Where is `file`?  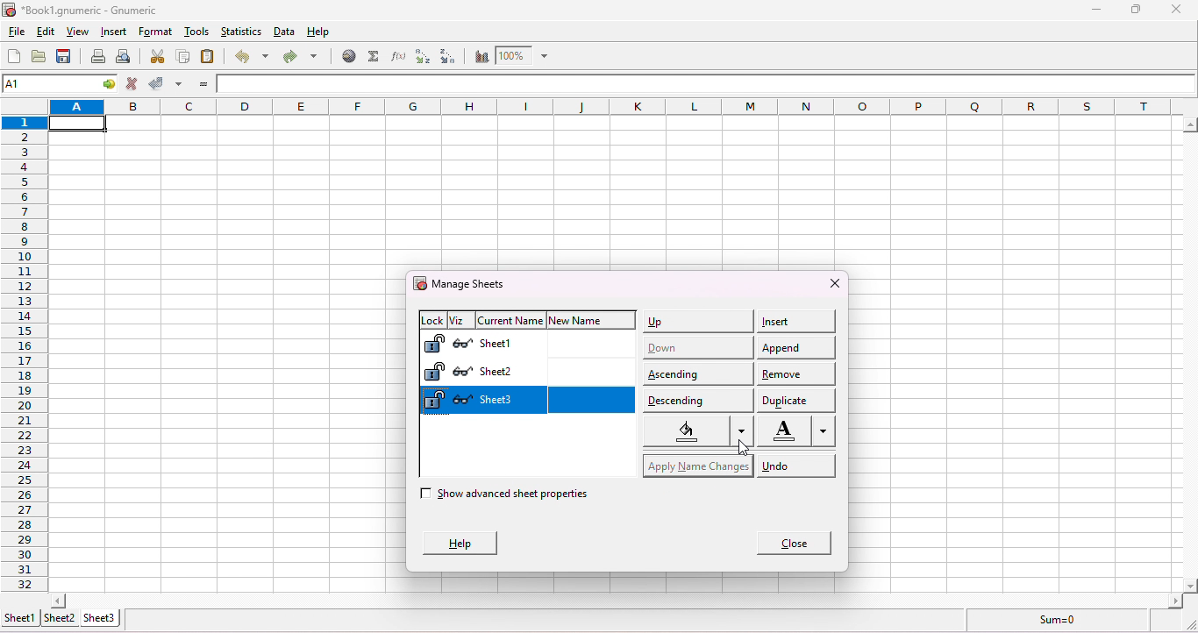 file is located at coordinates (16, 31).